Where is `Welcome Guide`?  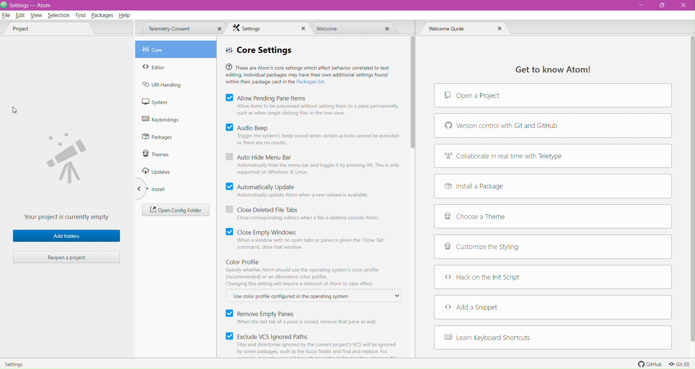
Welcome Guide is located at coordinates (451, 29).